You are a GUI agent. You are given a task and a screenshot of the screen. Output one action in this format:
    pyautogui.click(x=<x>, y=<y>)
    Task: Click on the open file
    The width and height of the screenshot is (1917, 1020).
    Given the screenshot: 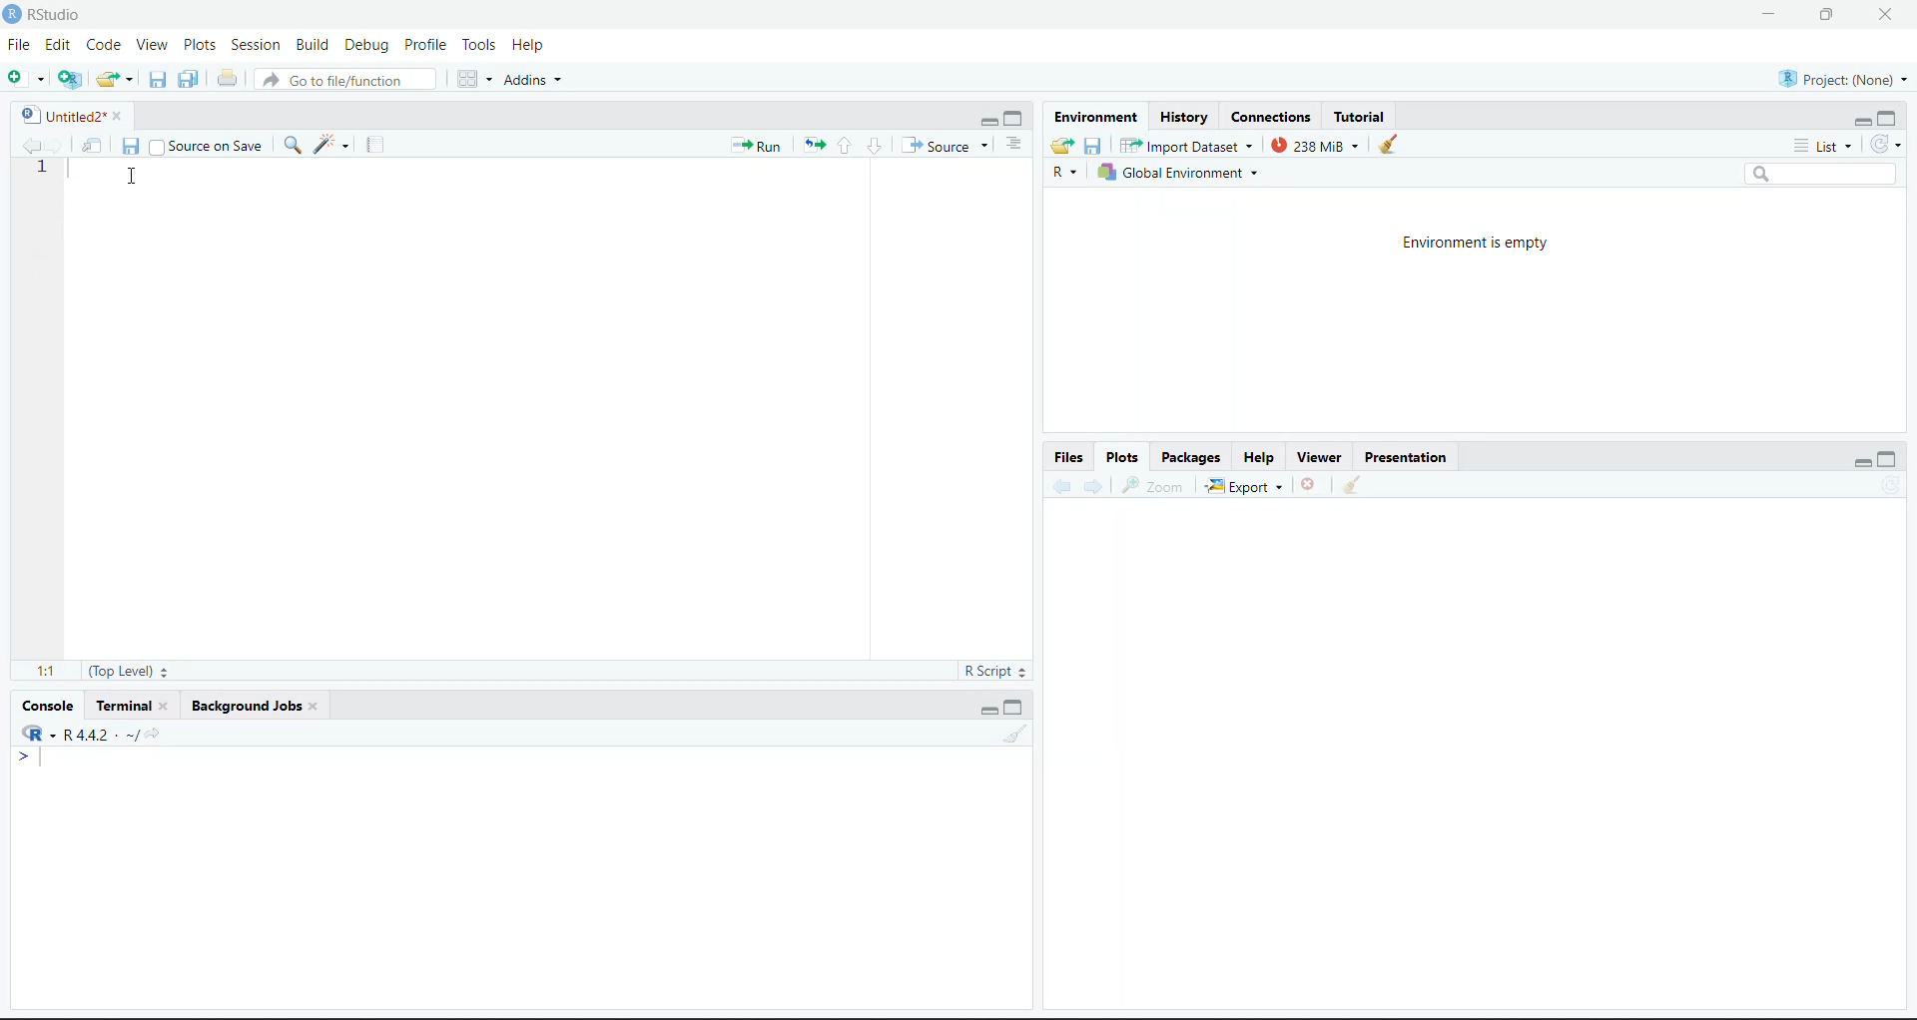 What is the action you would take?
    pyautogui.click(x=116, y=80)
    